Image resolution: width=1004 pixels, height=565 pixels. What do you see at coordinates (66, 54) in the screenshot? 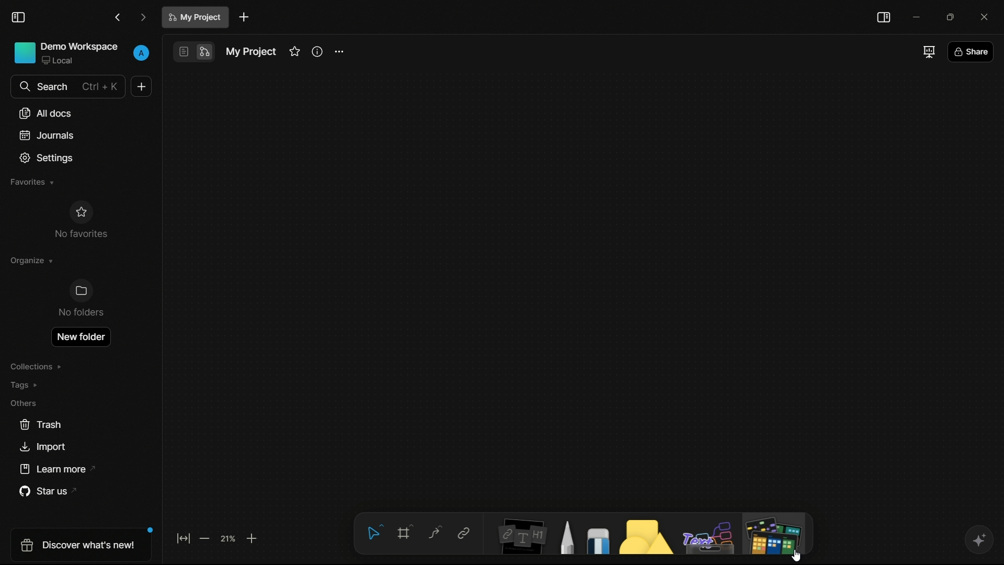
I see `demo workspace` at bounding box center [66, 54].